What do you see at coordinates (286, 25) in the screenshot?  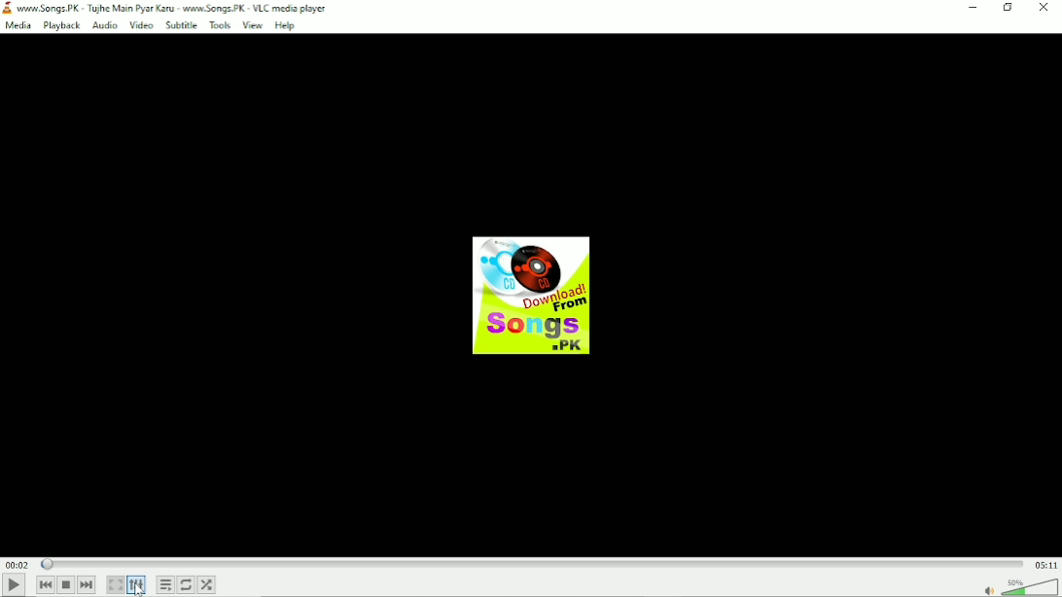 I see `Help` at bounding box center [286, 25].